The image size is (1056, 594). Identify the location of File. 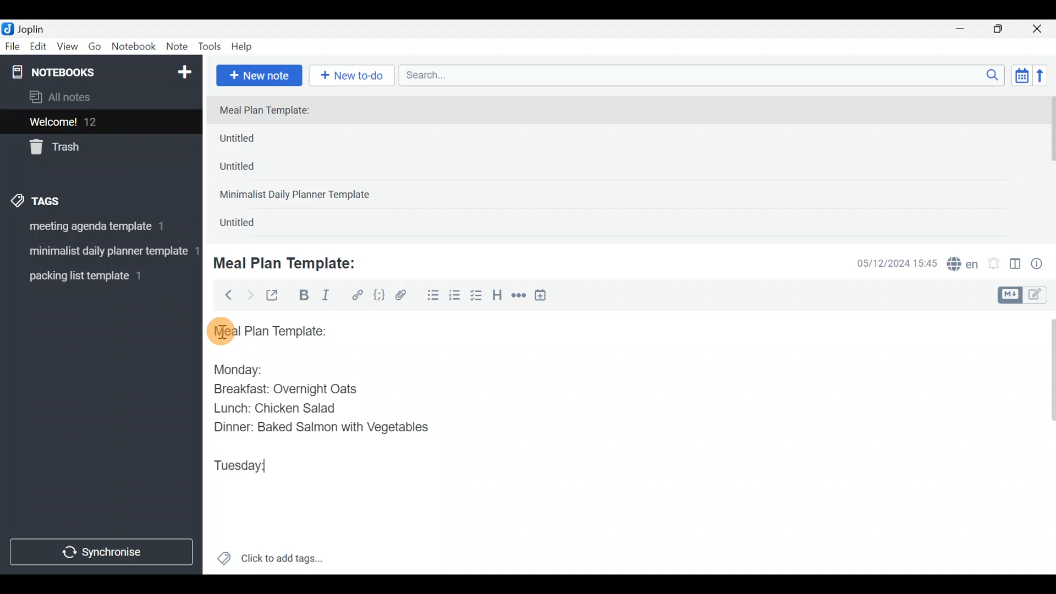
(13, 47).